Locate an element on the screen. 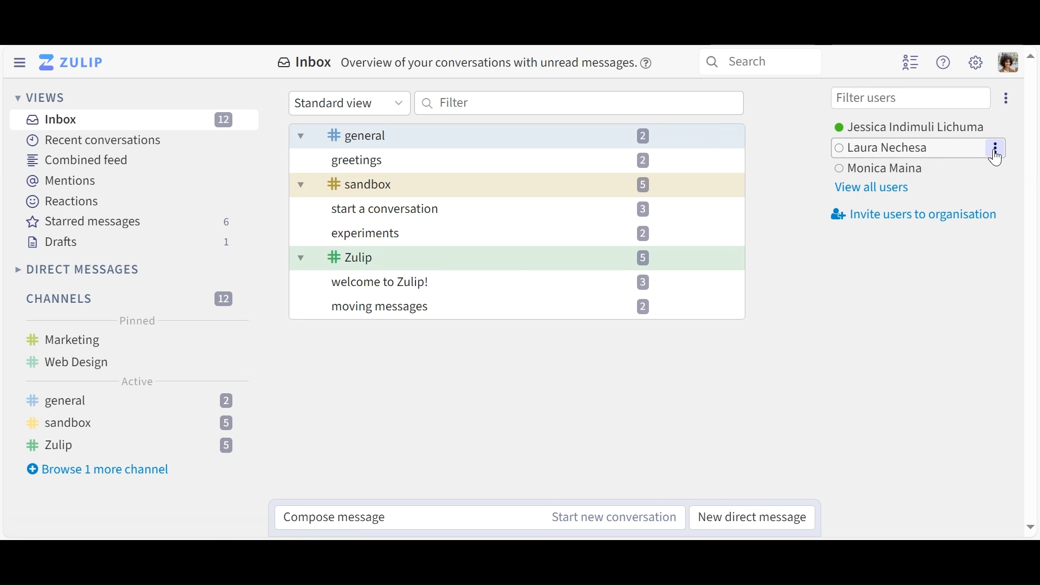  View all users is located at coordinates (872, 188).